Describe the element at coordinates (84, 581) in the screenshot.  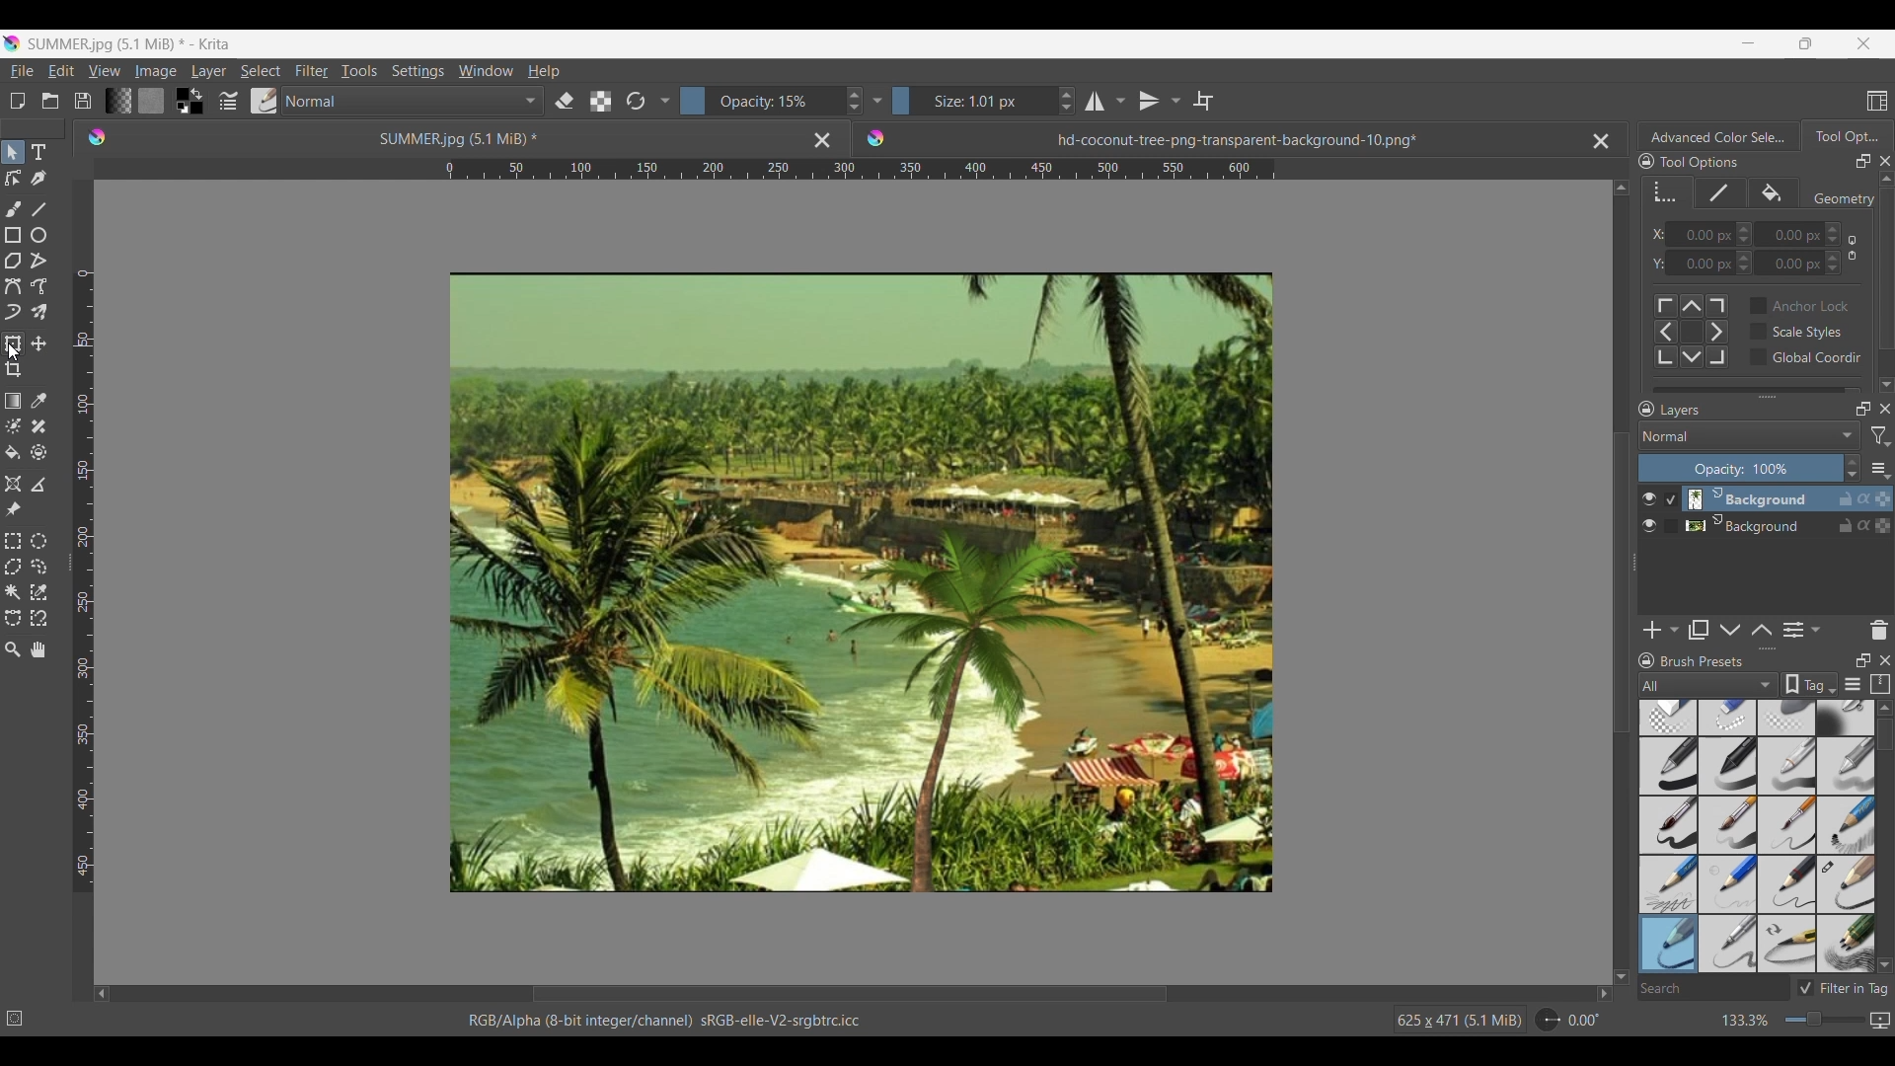
I see `Vertical ruler` at that location.